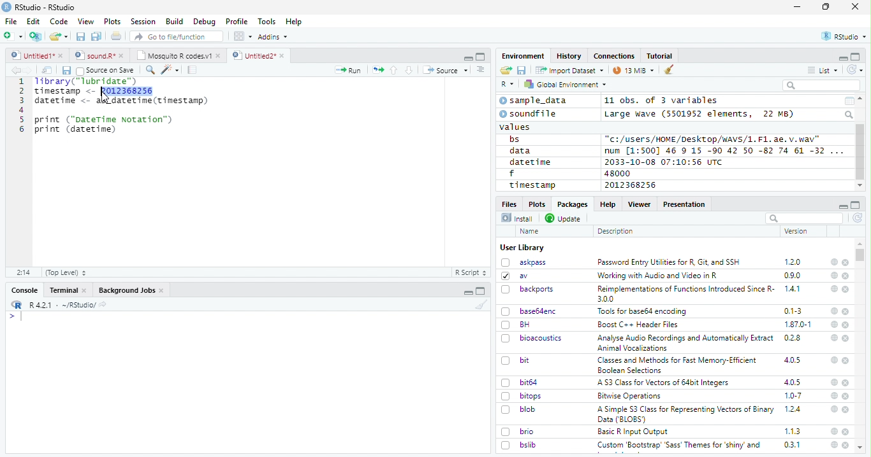 This screenshot has height=457, width=871. Describe the element at coordinates (515, 275) in the screenshot. I see `av` at that location.